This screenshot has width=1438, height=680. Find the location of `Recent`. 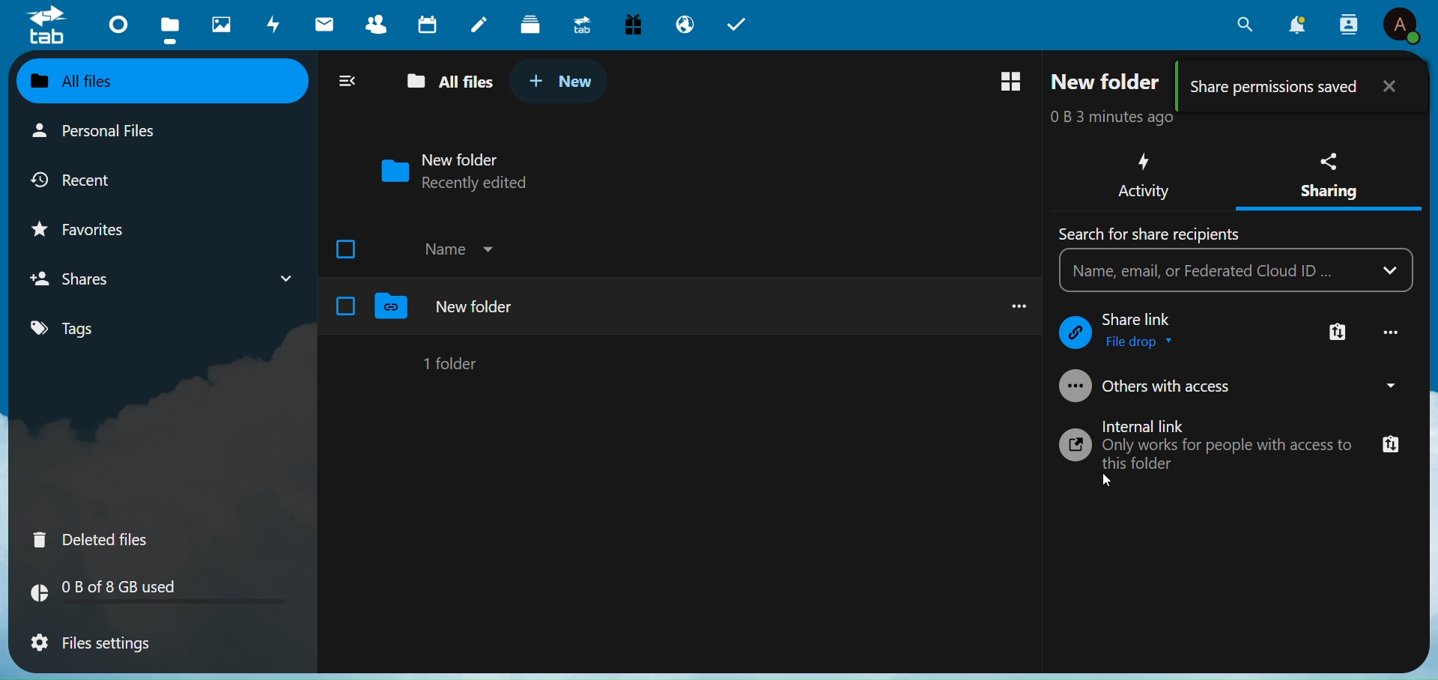

Recent is located at coordinates (89, 178).